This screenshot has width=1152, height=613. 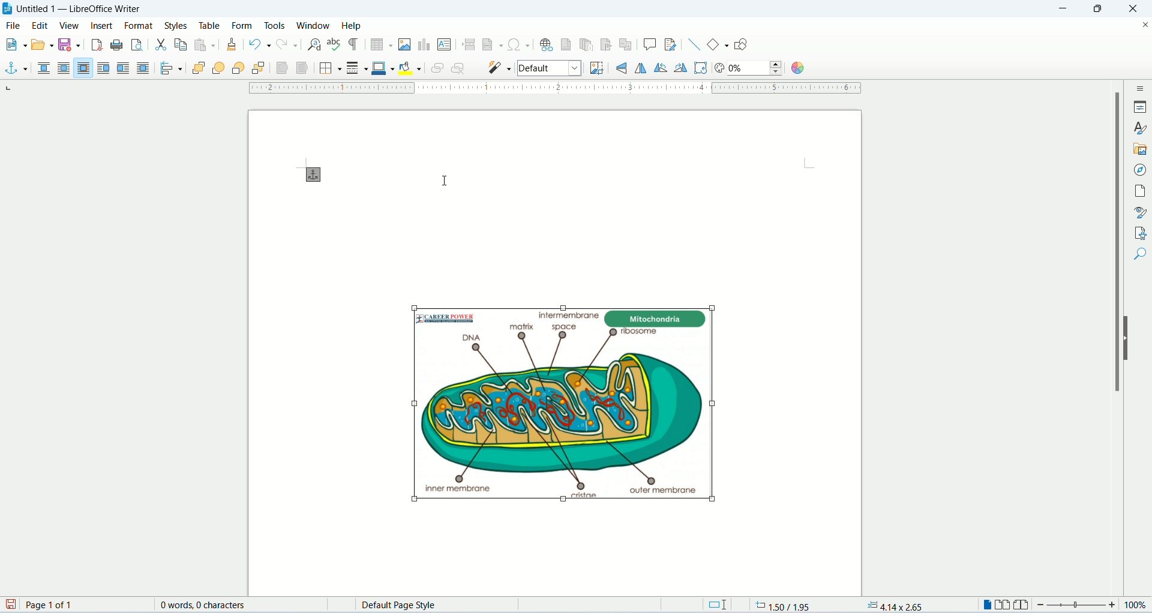 I want to click on insert page break, so click(x=469, y=44).